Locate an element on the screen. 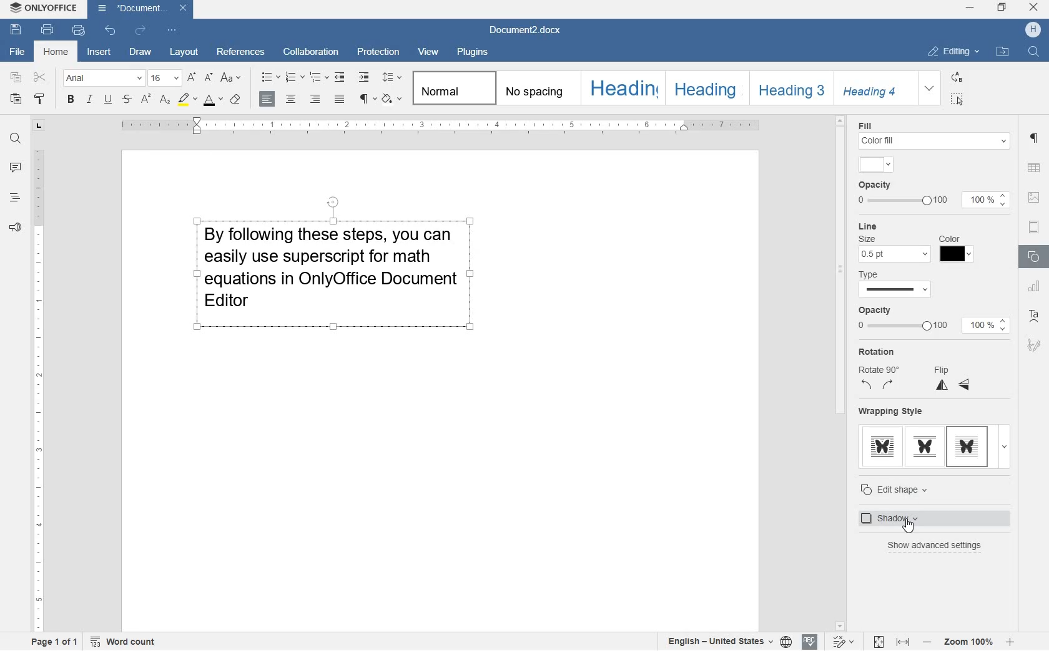 The width and height of the screenshot is (1049, 651). line type is located at coordinates (904, 284).